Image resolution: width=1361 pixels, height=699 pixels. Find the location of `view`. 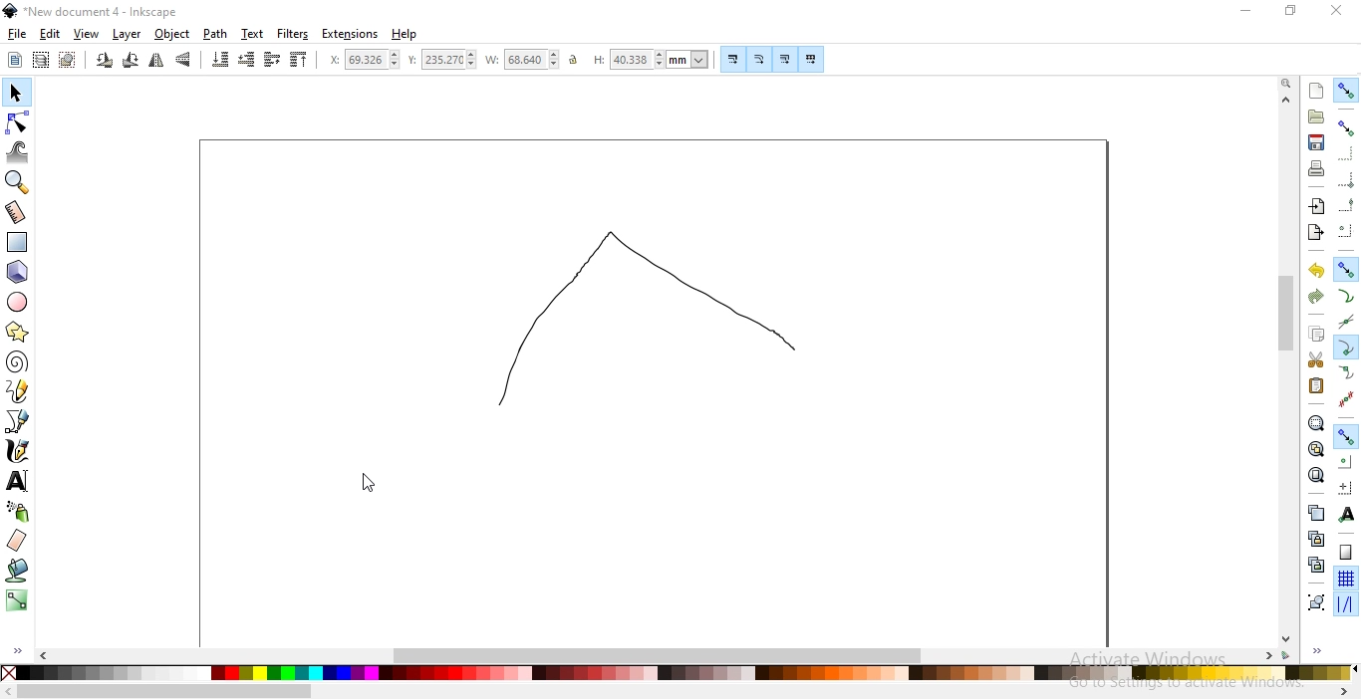

view is located at coordinates (87, 35).